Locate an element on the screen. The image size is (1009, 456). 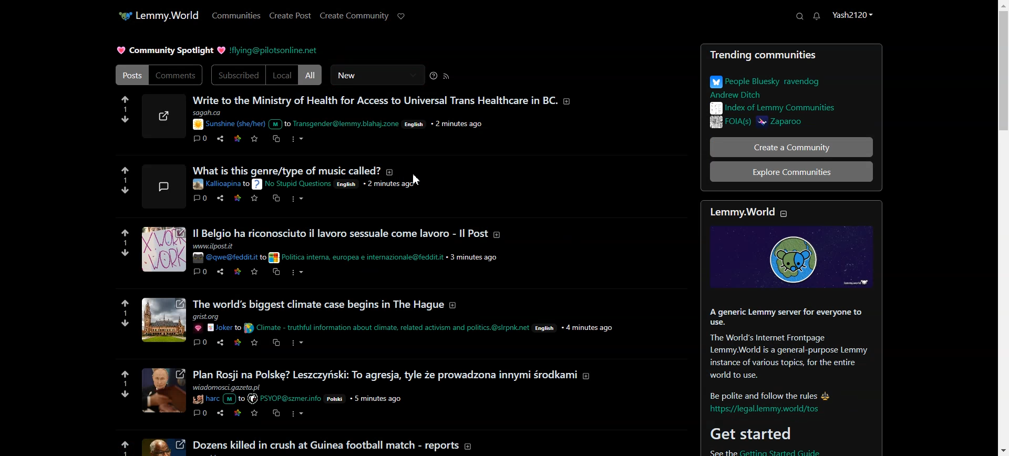
About is located at coordinates (571, 99).